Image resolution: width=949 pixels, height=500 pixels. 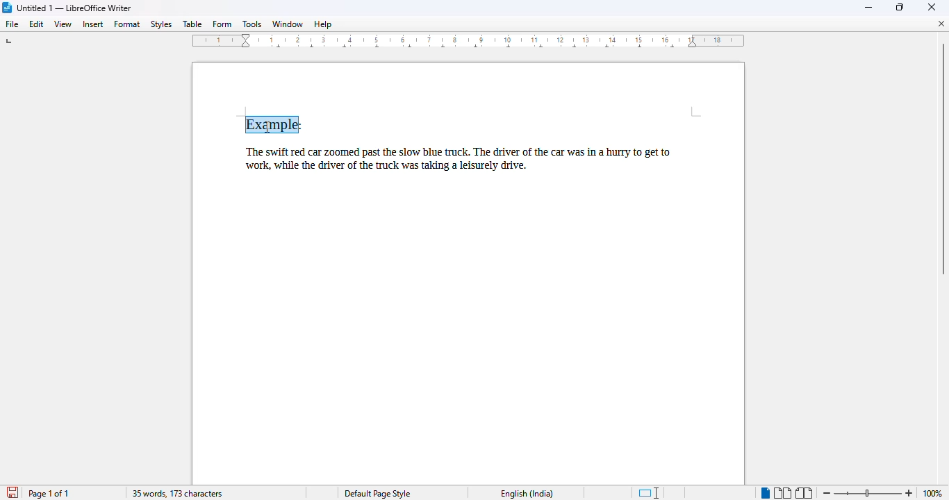 I want to click on window, so click(x=288, y=24).